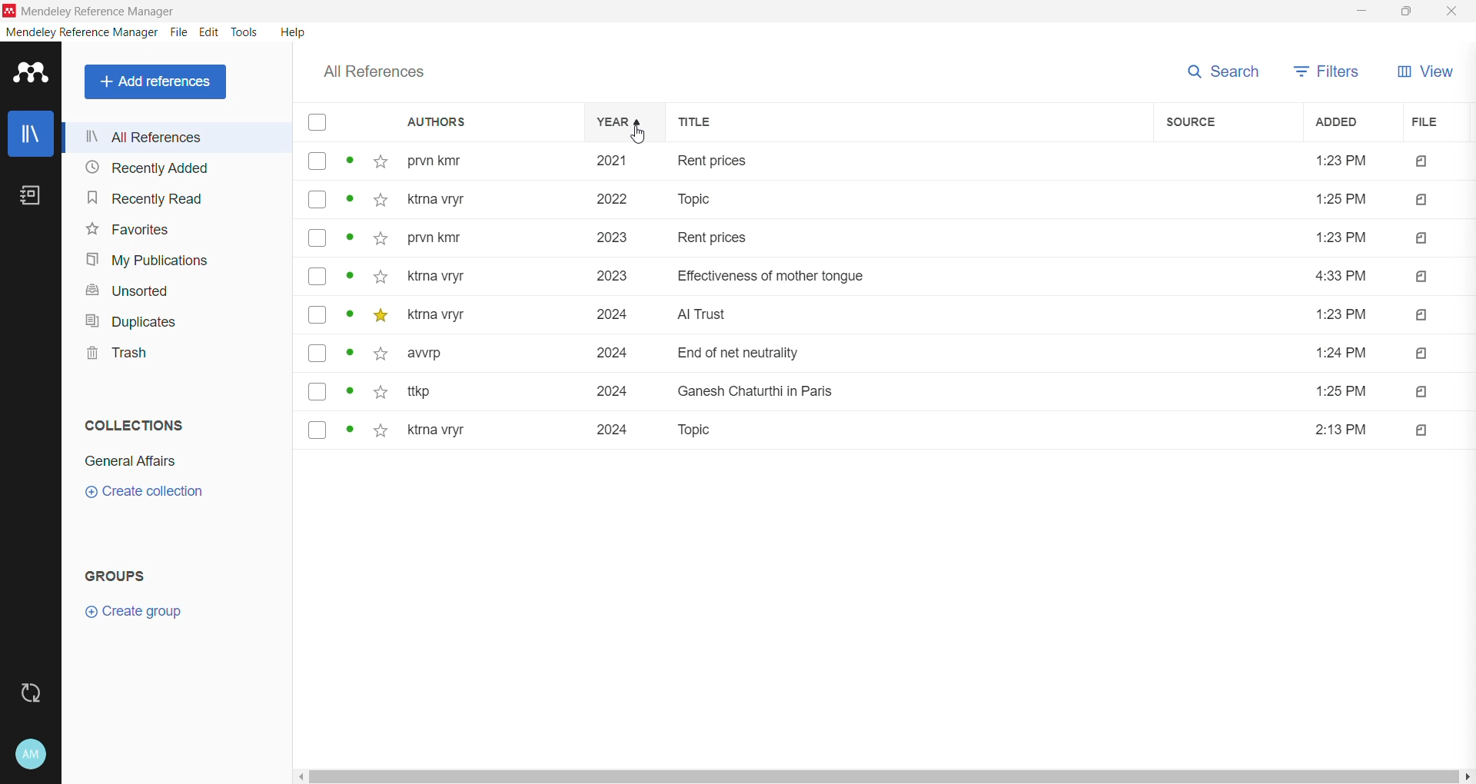  I want to click on unread, so click(351, 275).